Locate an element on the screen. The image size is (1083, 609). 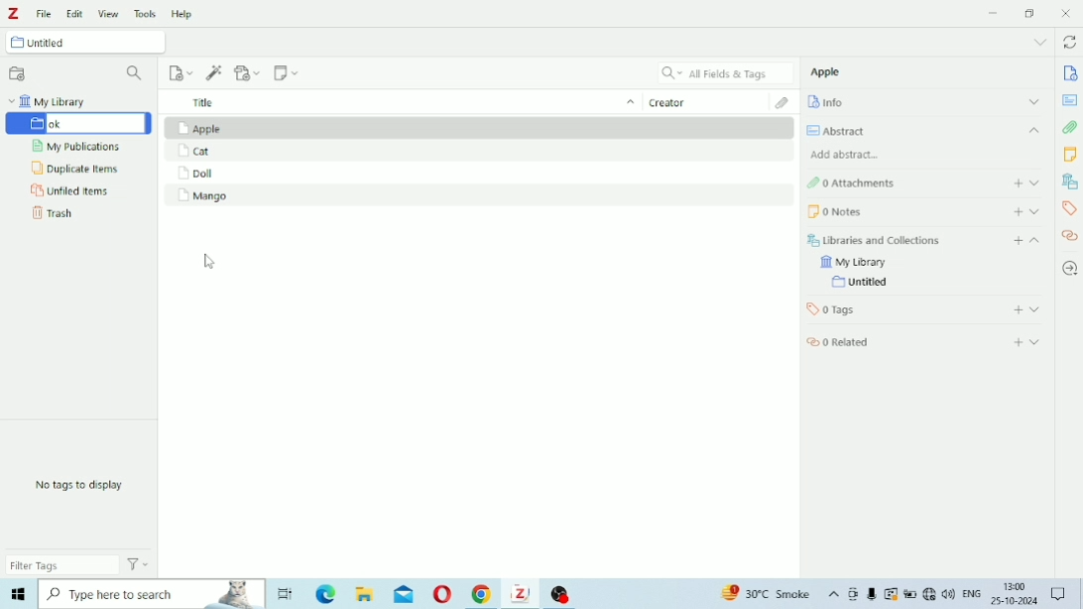
Add is located at coordinates (1019, 211).